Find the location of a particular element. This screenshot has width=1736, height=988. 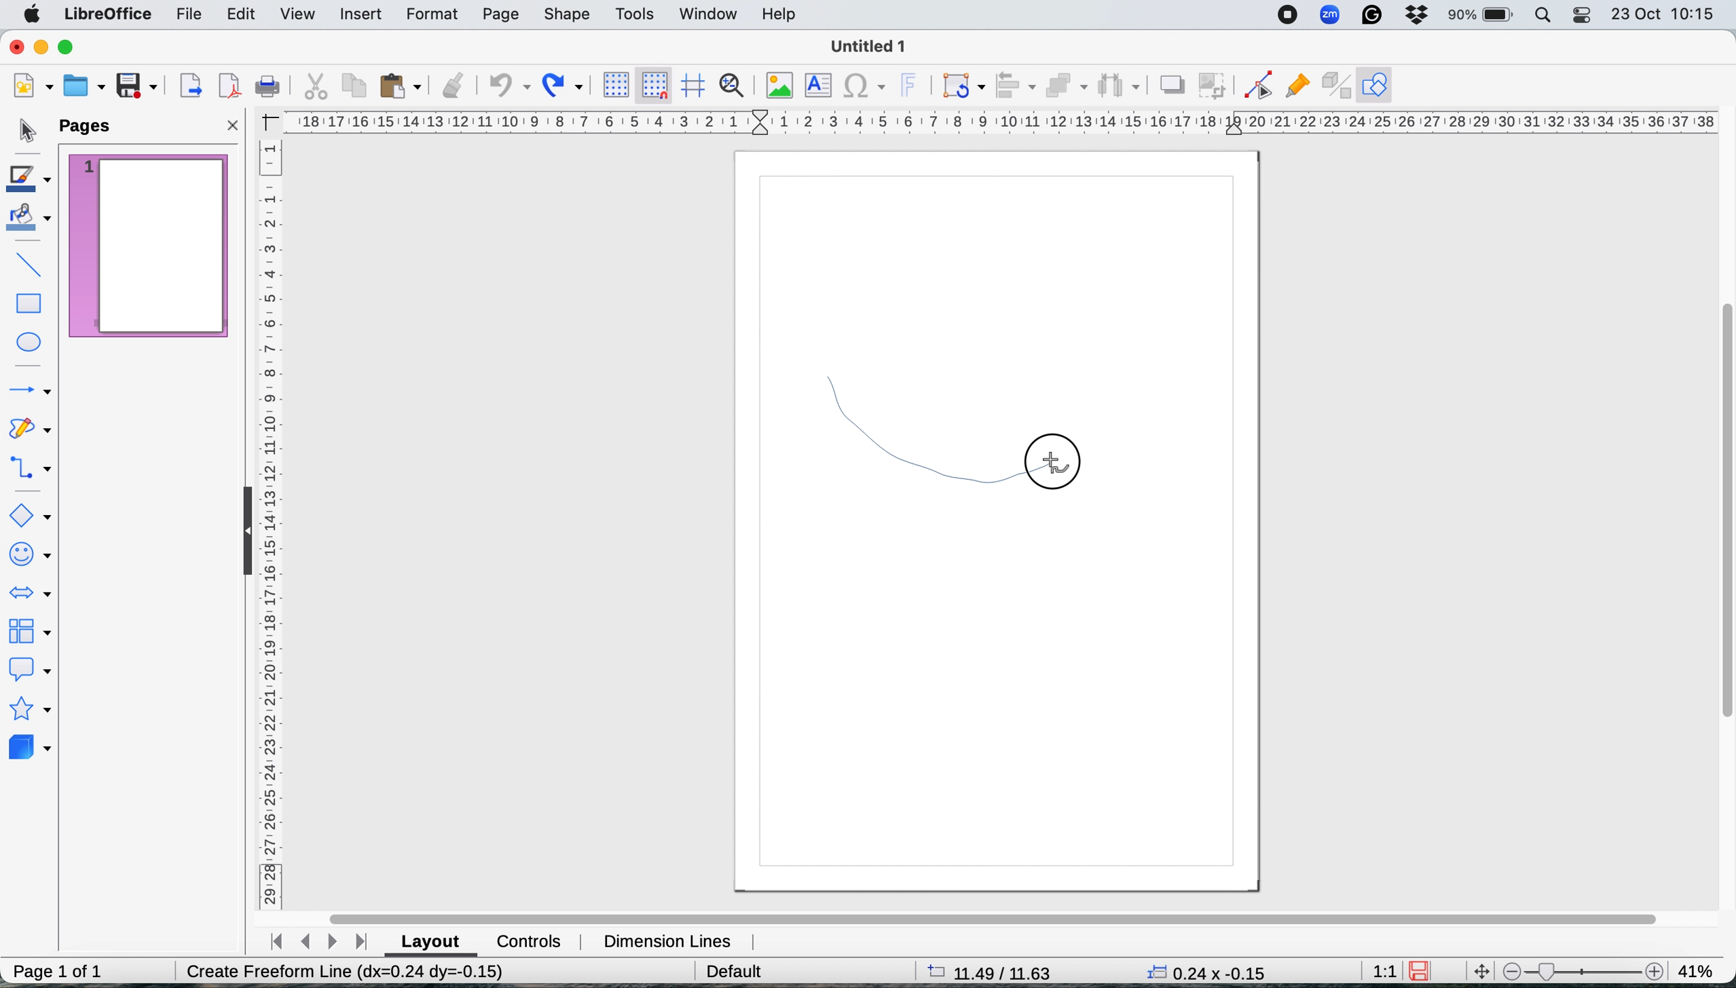

help is located at coordinates (783, 15).